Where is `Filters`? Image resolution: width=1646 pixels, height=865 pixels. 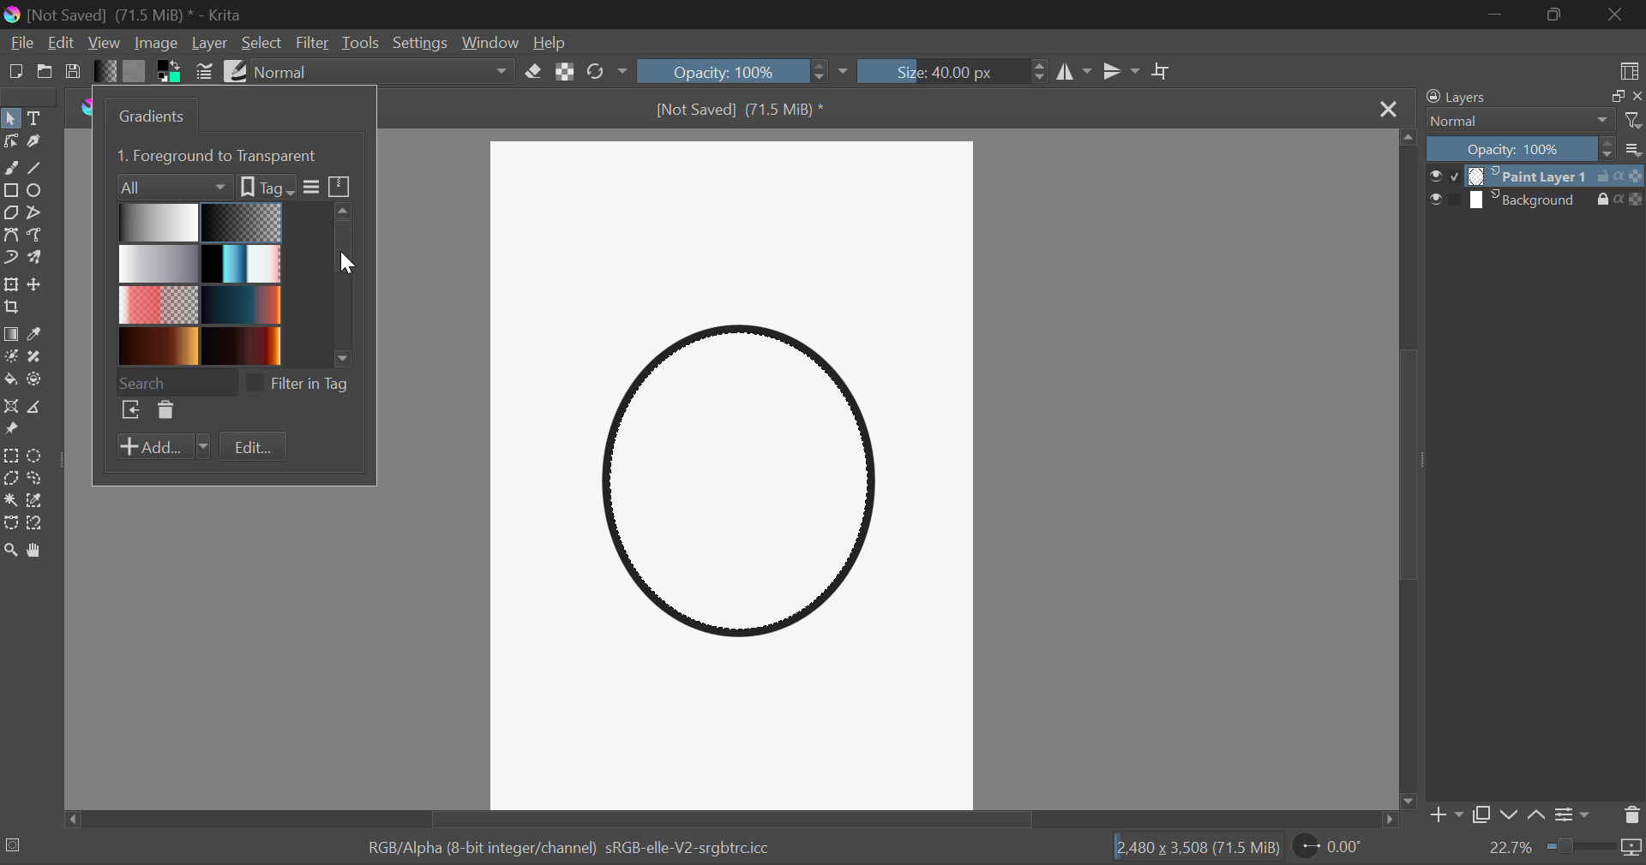 Filters is located at coordinates (170, 188).